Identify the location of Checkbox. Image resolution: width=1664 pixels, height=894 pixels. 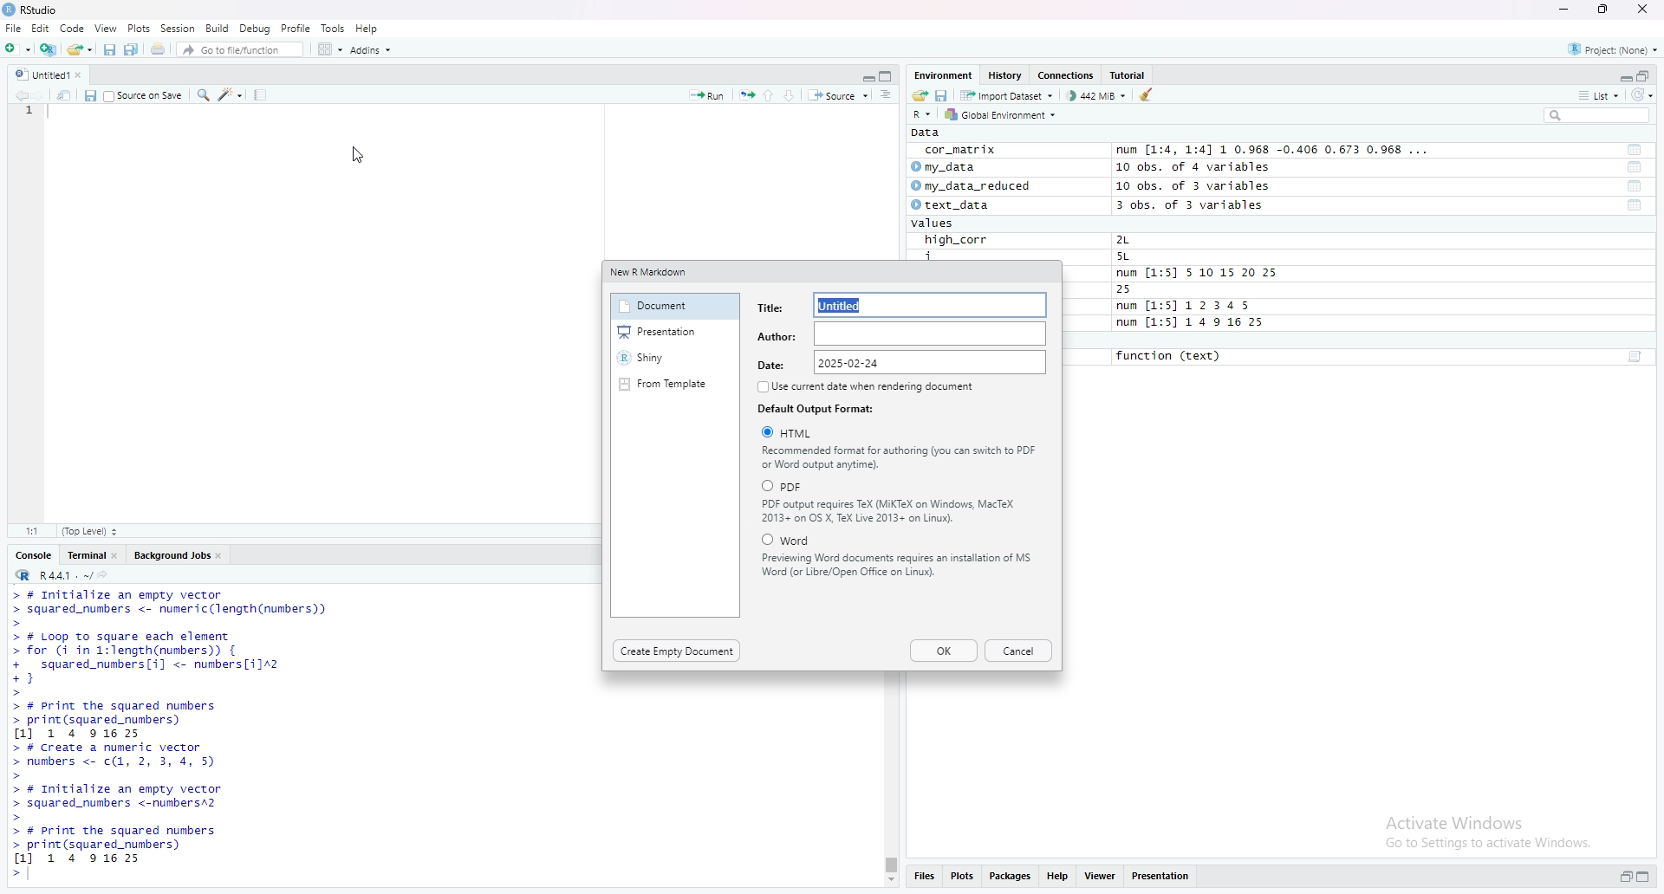
(765, 432).